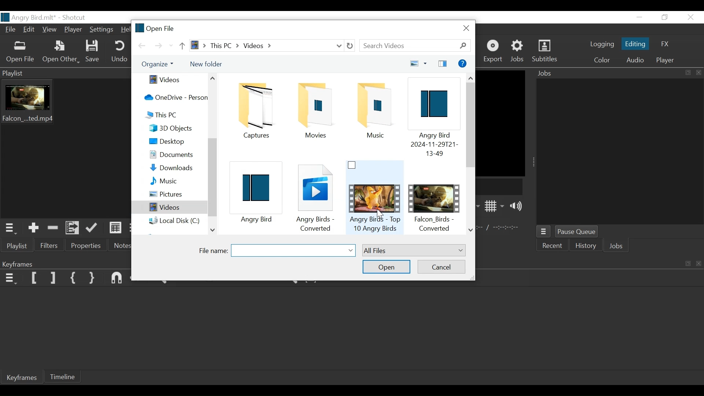 The height and width of the screenshot is (396, 704). I want to click on Document, so click(175, 155).